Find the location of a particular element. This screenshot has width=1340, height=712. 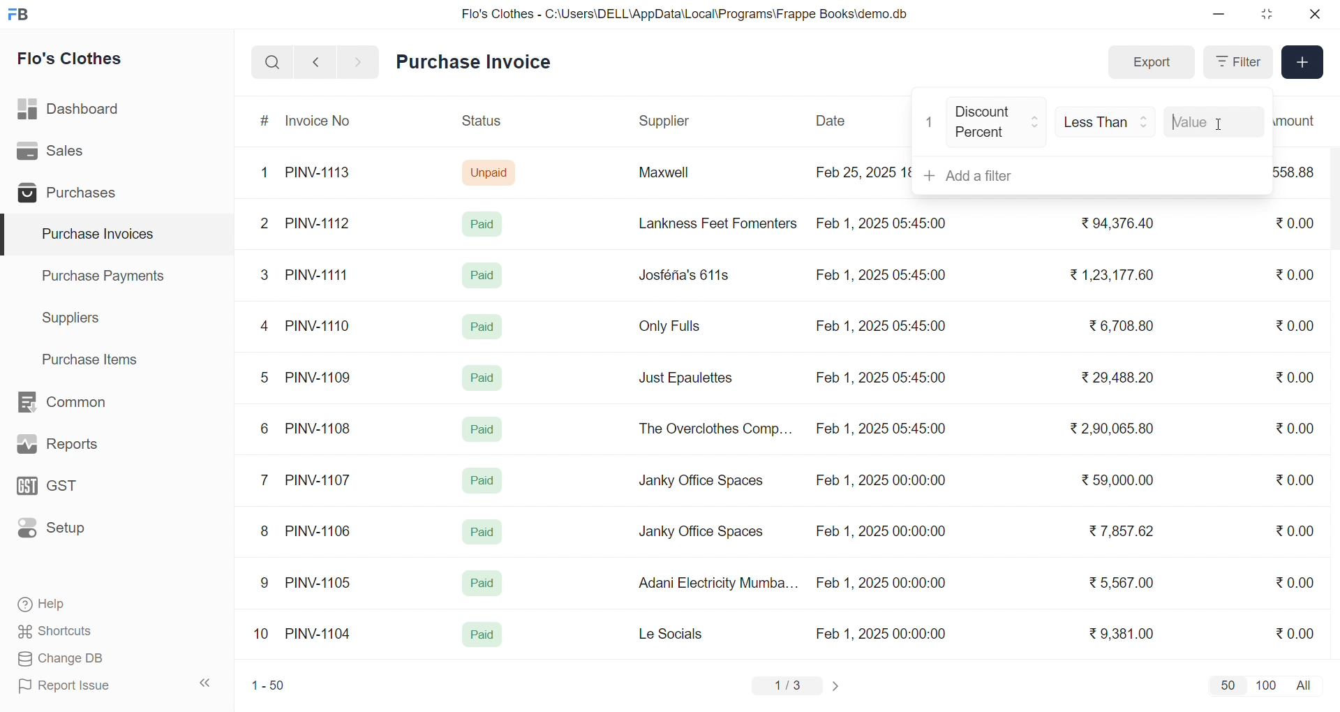

2 is located at coordinates (267, 225).